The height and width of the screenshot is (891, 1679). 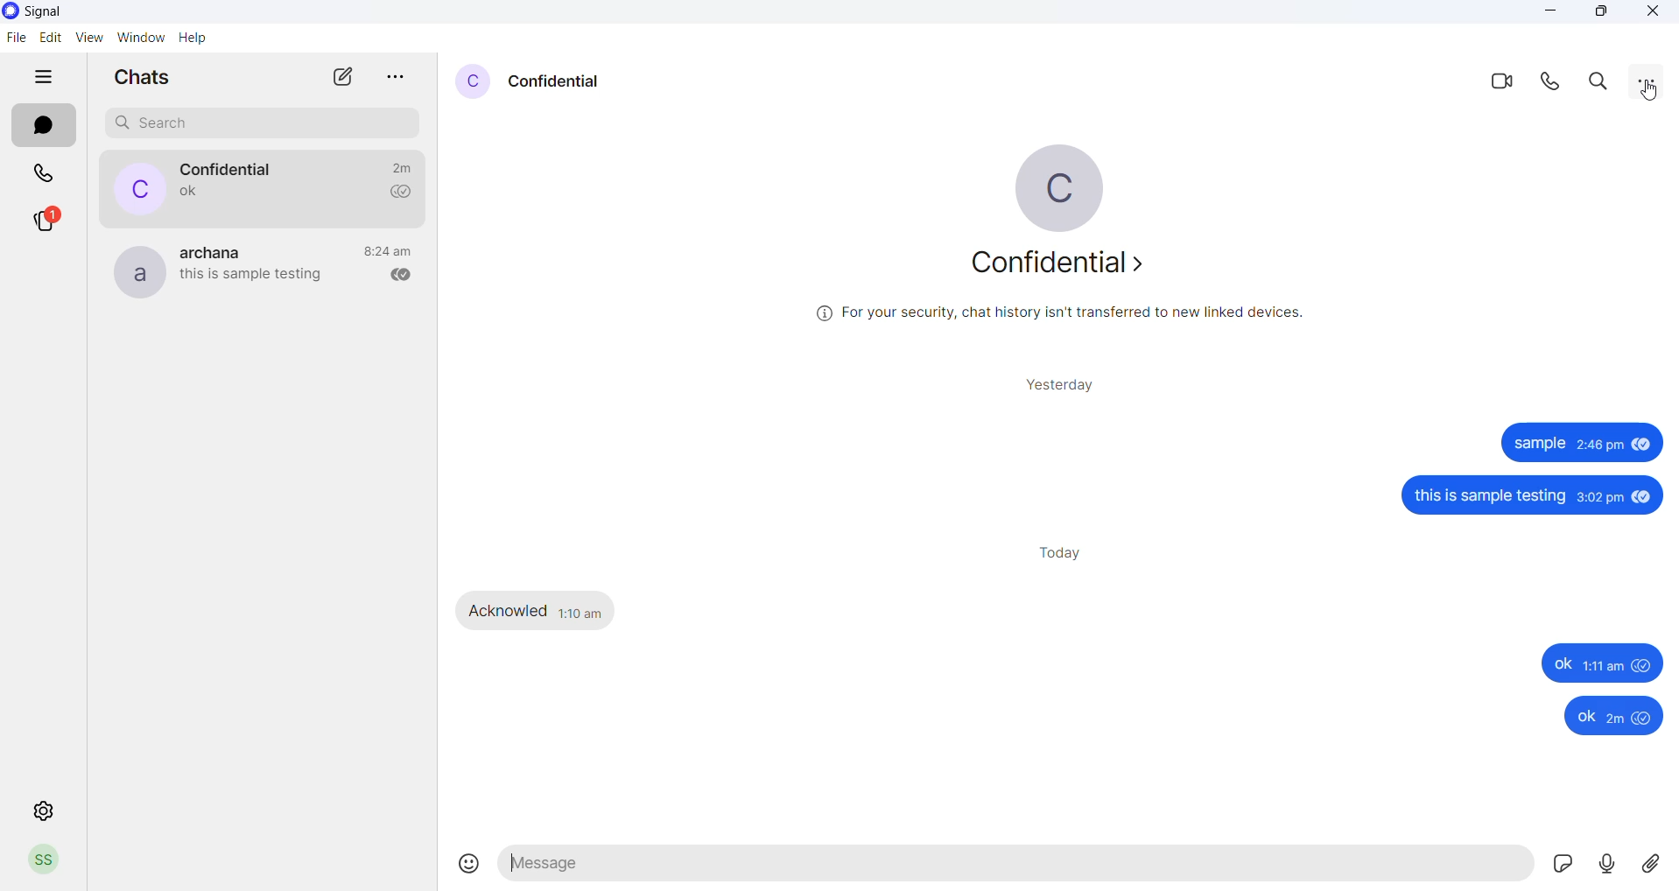 What do you see at coordinates (1492, 83) in the screenshot?
I see `video call` at bounding box center [1492, 83].